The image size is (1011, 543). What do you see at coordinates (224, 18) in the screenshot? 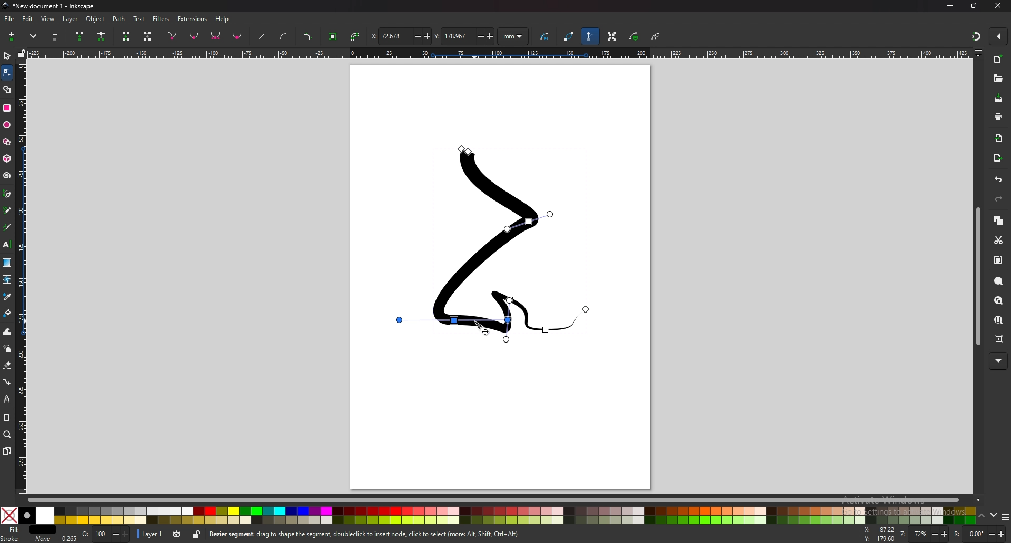
I see `help` at bounding box center [224, 18].